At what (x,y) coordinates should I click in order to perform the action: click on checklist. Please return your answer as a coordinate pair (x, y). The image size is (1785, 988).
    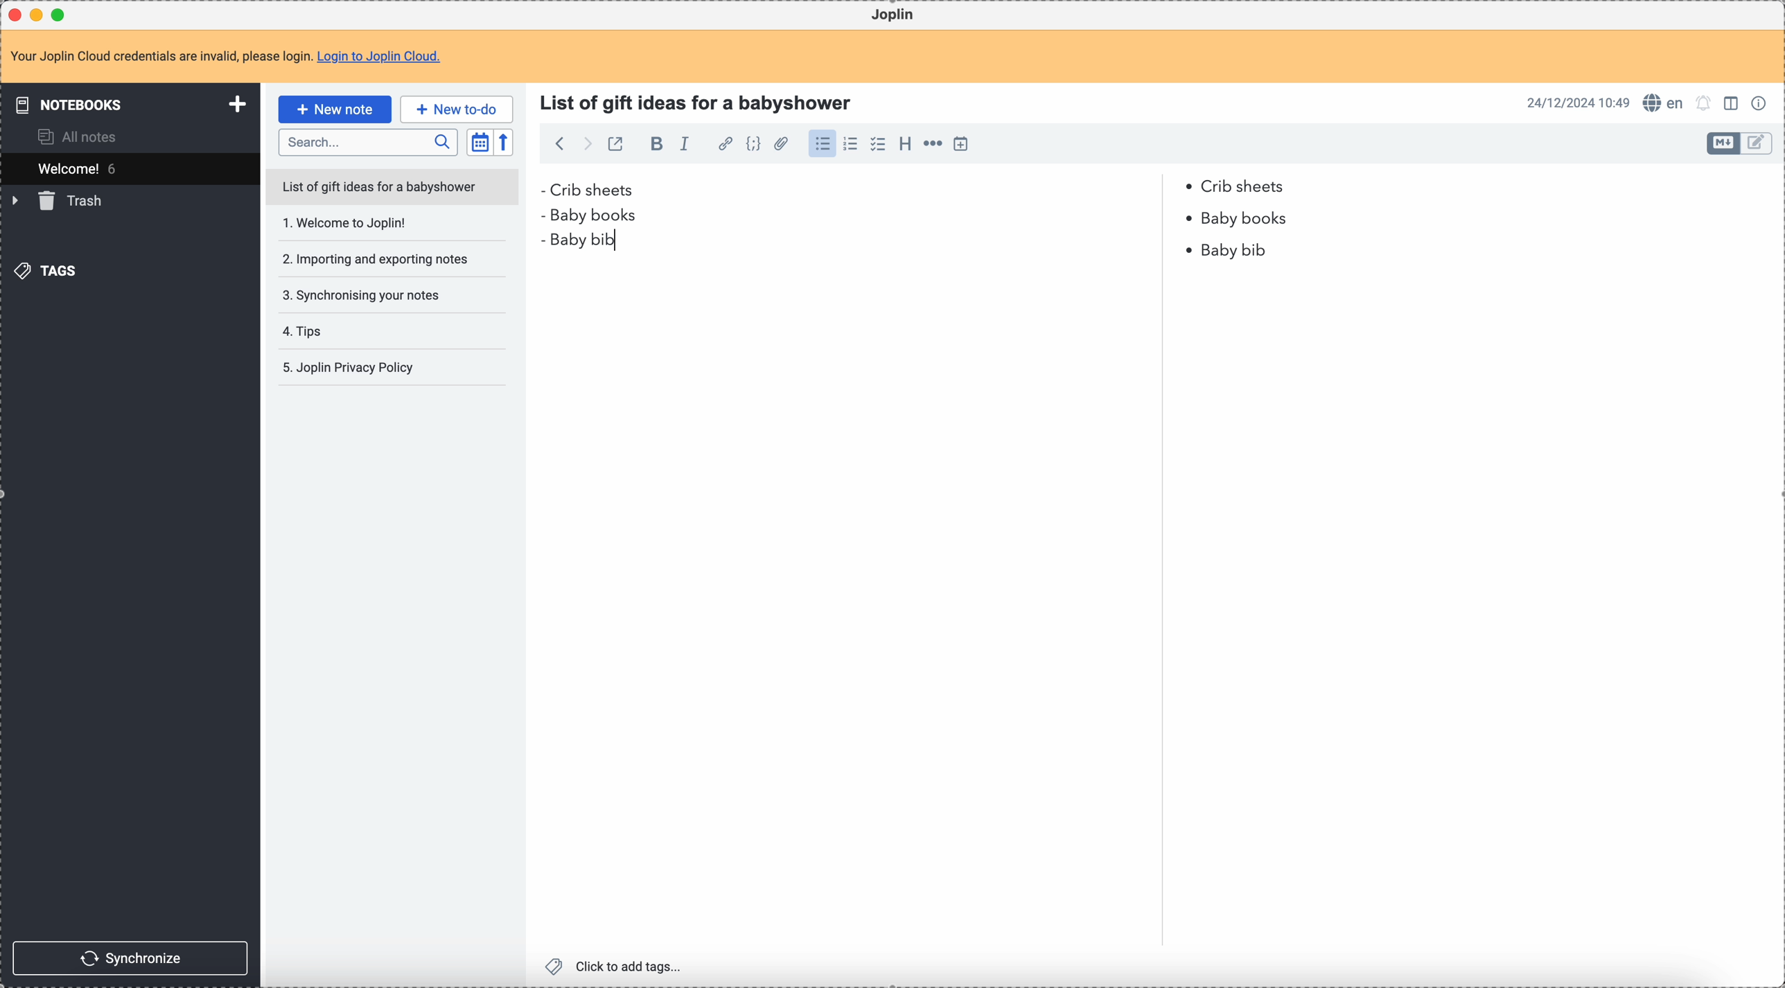
    Looking at the image, I should click on (878, 145).